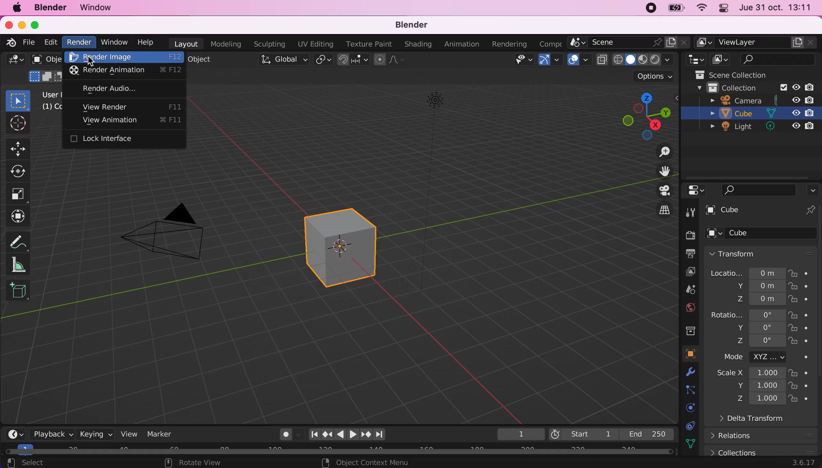  What do you see at coordinates (800, 288) in the screenshot?
I see `lock` at bounding box center [800, 288].